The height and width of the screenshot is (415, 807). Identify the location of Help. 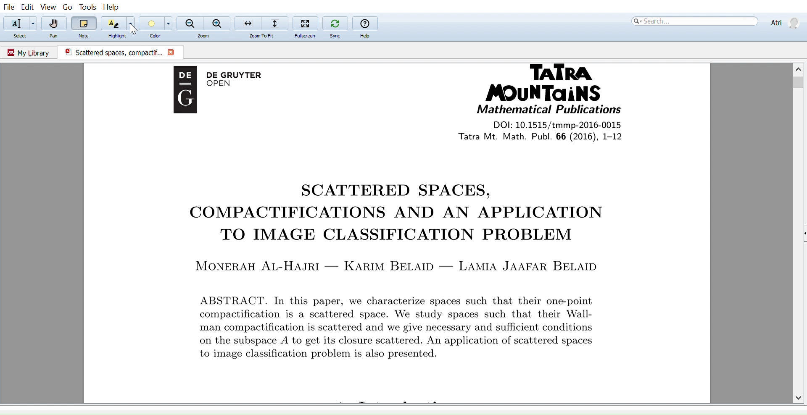
(113, 7).